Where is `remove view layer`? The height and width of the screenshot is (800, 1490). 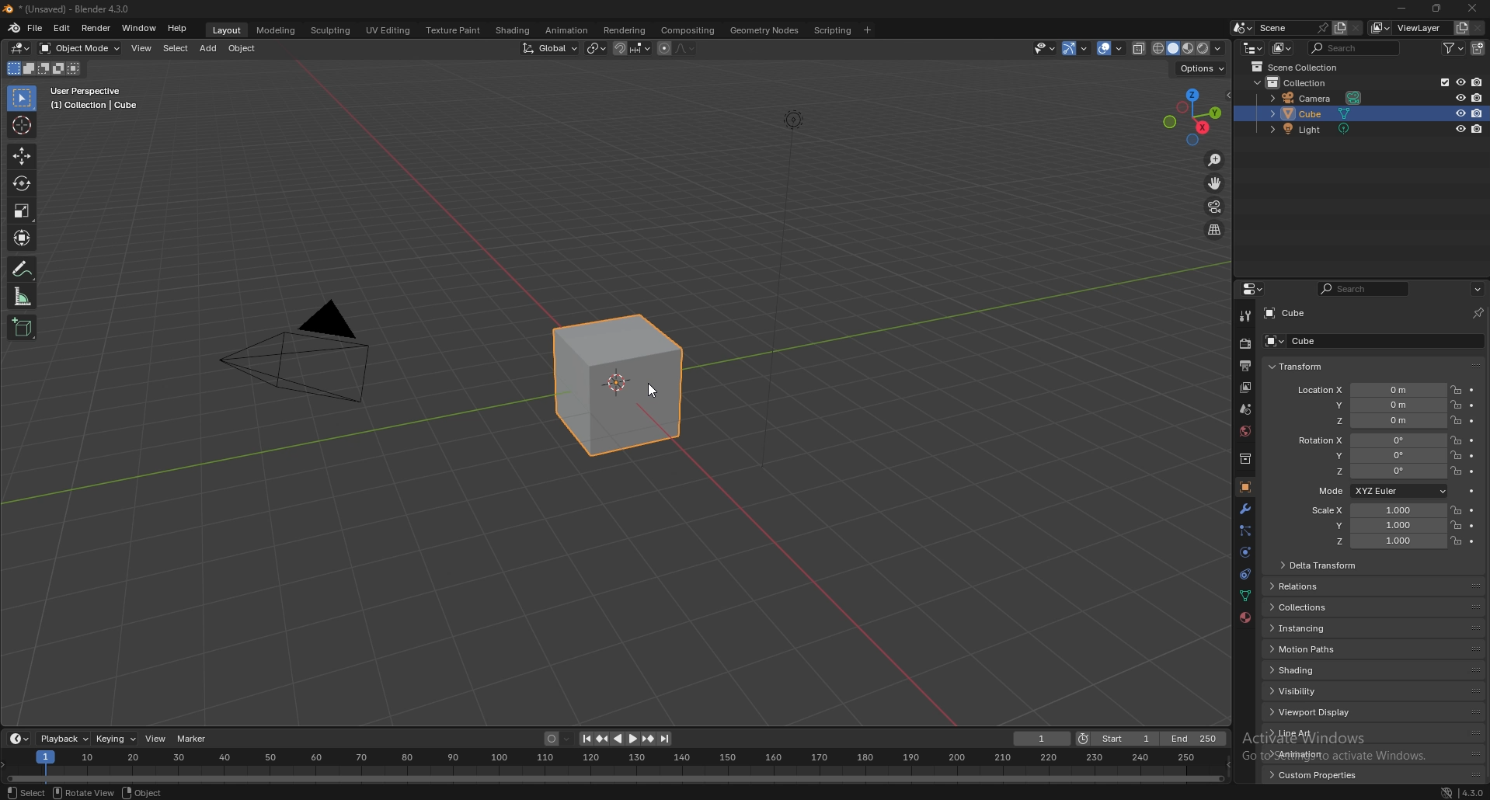 remove view layer is located at coordinates (1479, 28).